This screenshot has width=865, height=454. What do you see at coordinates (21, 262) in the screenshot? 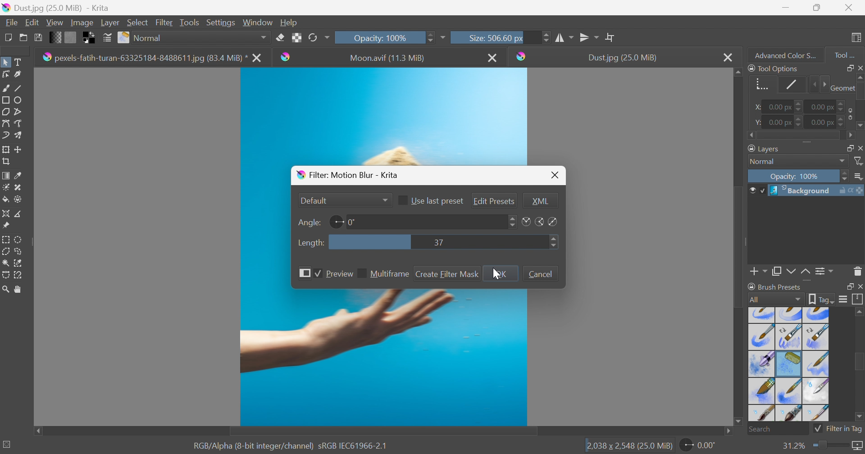
I see `selection tool` at bounding box center [21, 262].